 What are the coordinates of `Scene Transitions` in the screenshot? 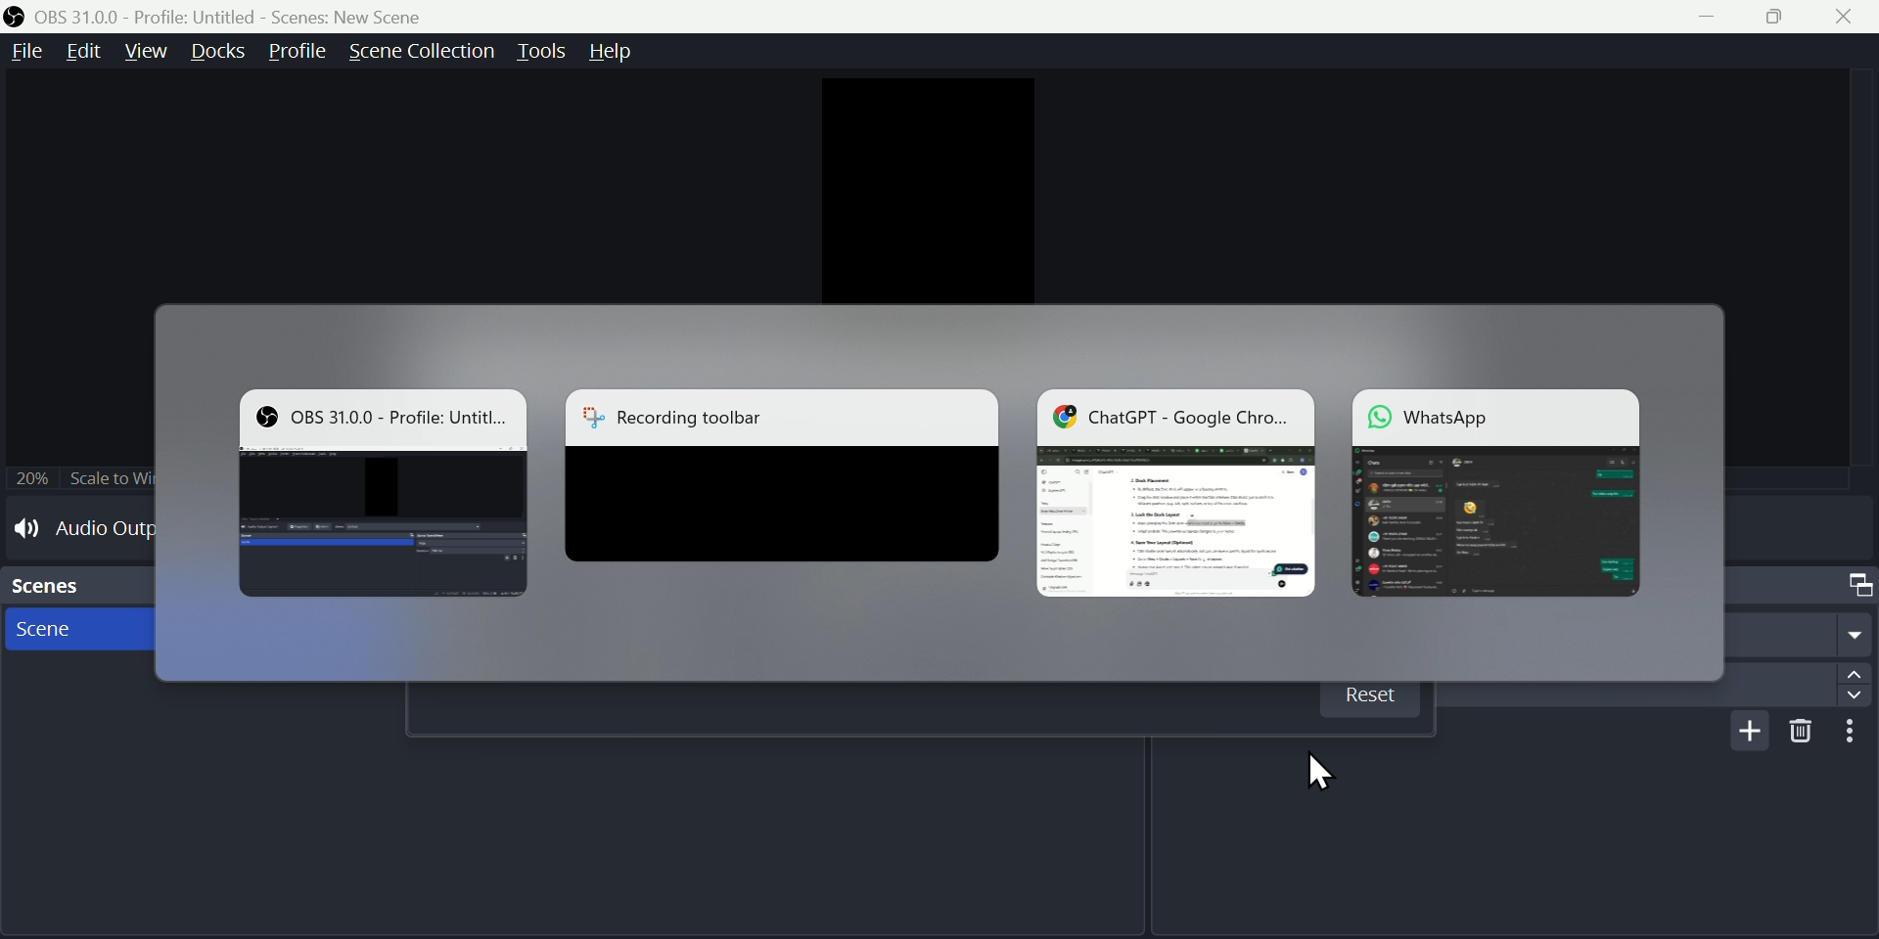 It's located at (1802, 587).